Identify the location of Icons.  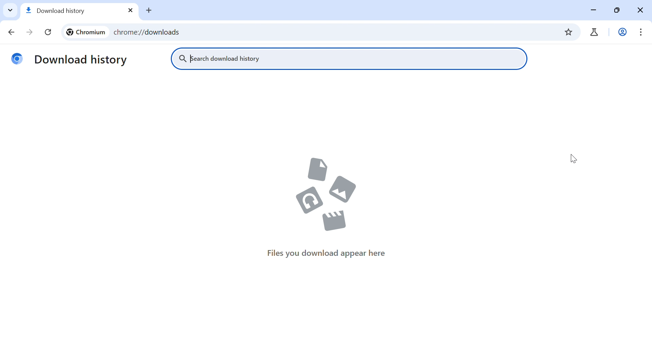
(325, 195).